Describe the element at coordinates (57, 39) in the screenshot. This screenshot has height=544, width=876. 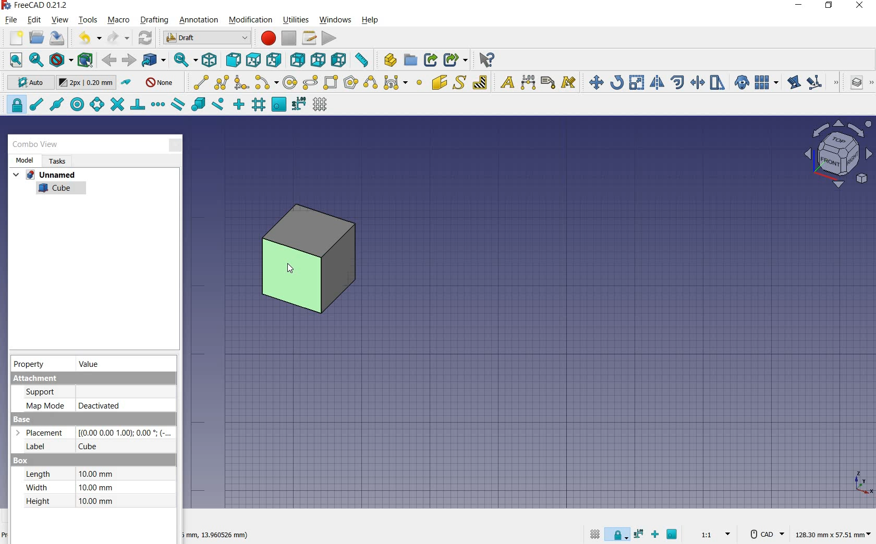
I see `save` at that location.